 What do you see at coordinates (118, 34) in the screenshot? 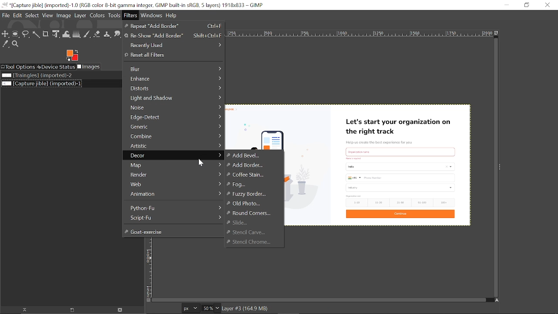
I see `Smudge too` at bounding box center [118, 34].